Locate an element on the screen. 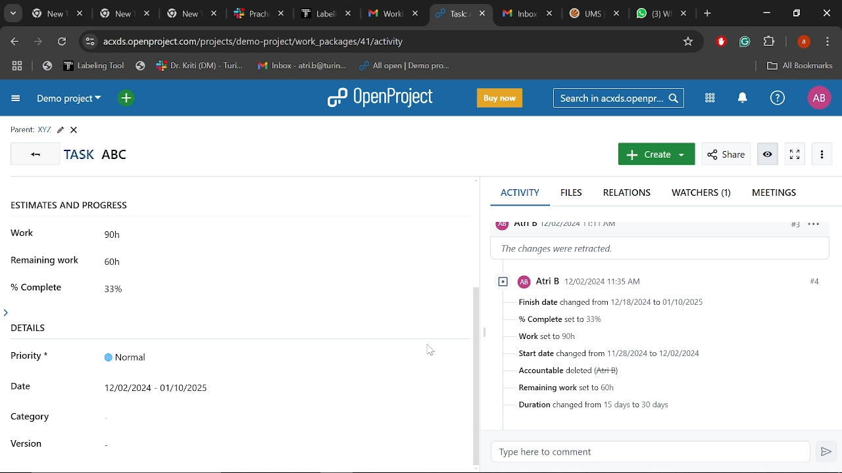 The image size is (842, 473). Restore down is located at coordinates (797, 13).